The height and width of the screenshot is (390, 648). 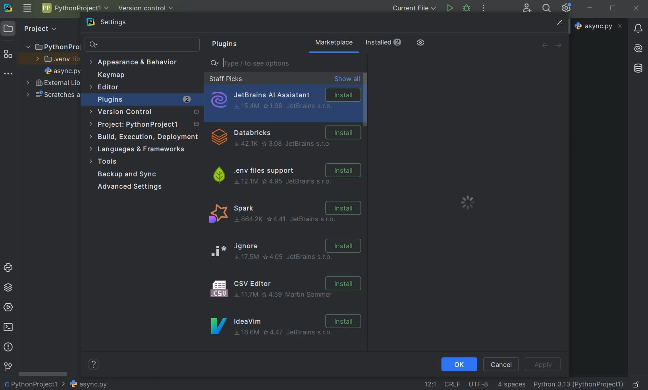 I want to click on plugins, so click(x=145, y=100).